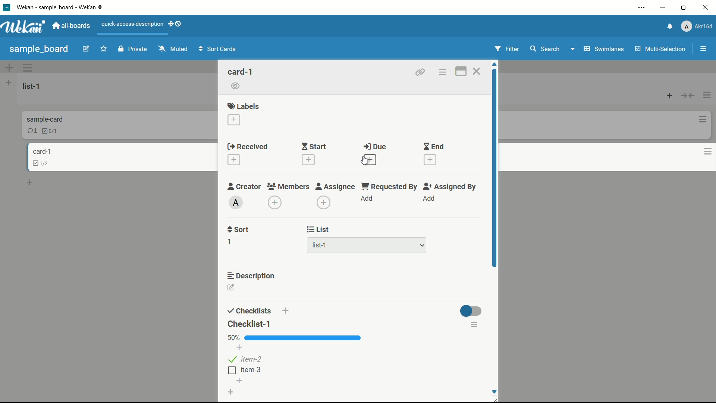 The height and width of the screenshot is (403, 716). I want to click on copy card link to clipboard , so click(421, 72).